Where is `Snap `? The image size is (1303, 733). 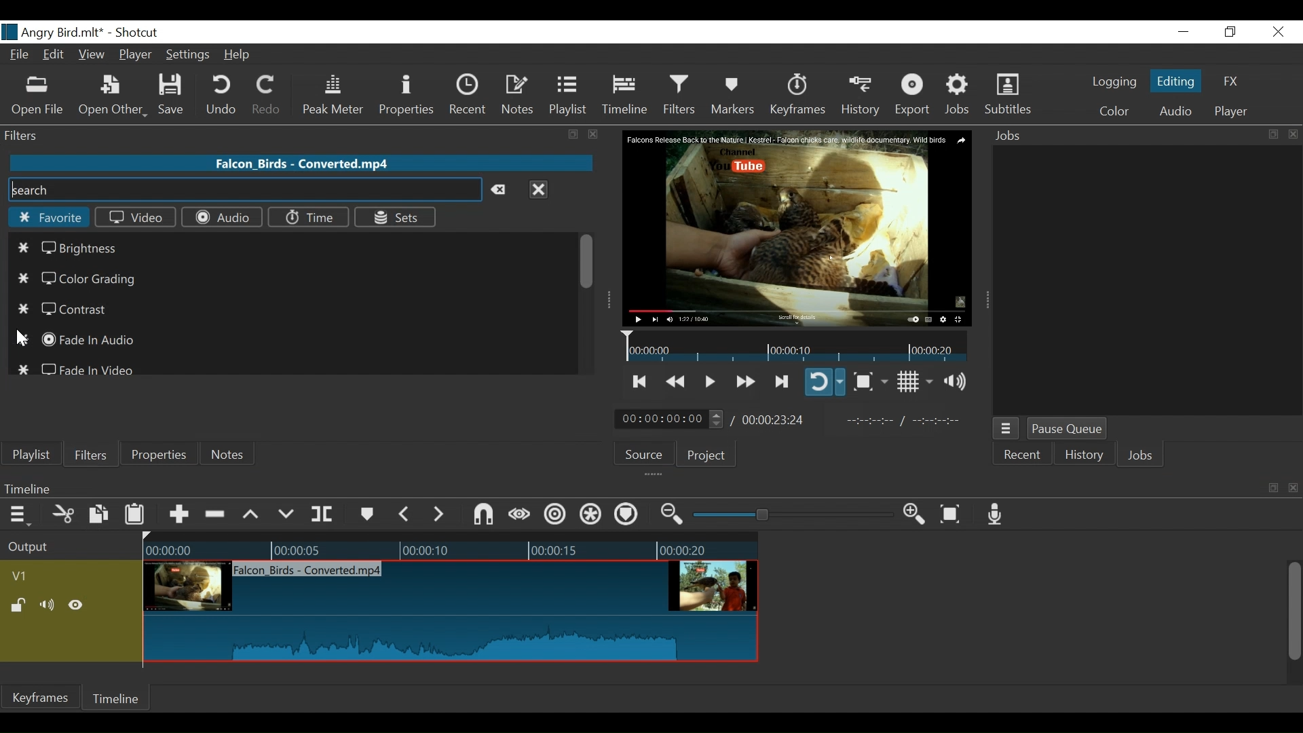 Snap  is located at coordinates (483, 516).